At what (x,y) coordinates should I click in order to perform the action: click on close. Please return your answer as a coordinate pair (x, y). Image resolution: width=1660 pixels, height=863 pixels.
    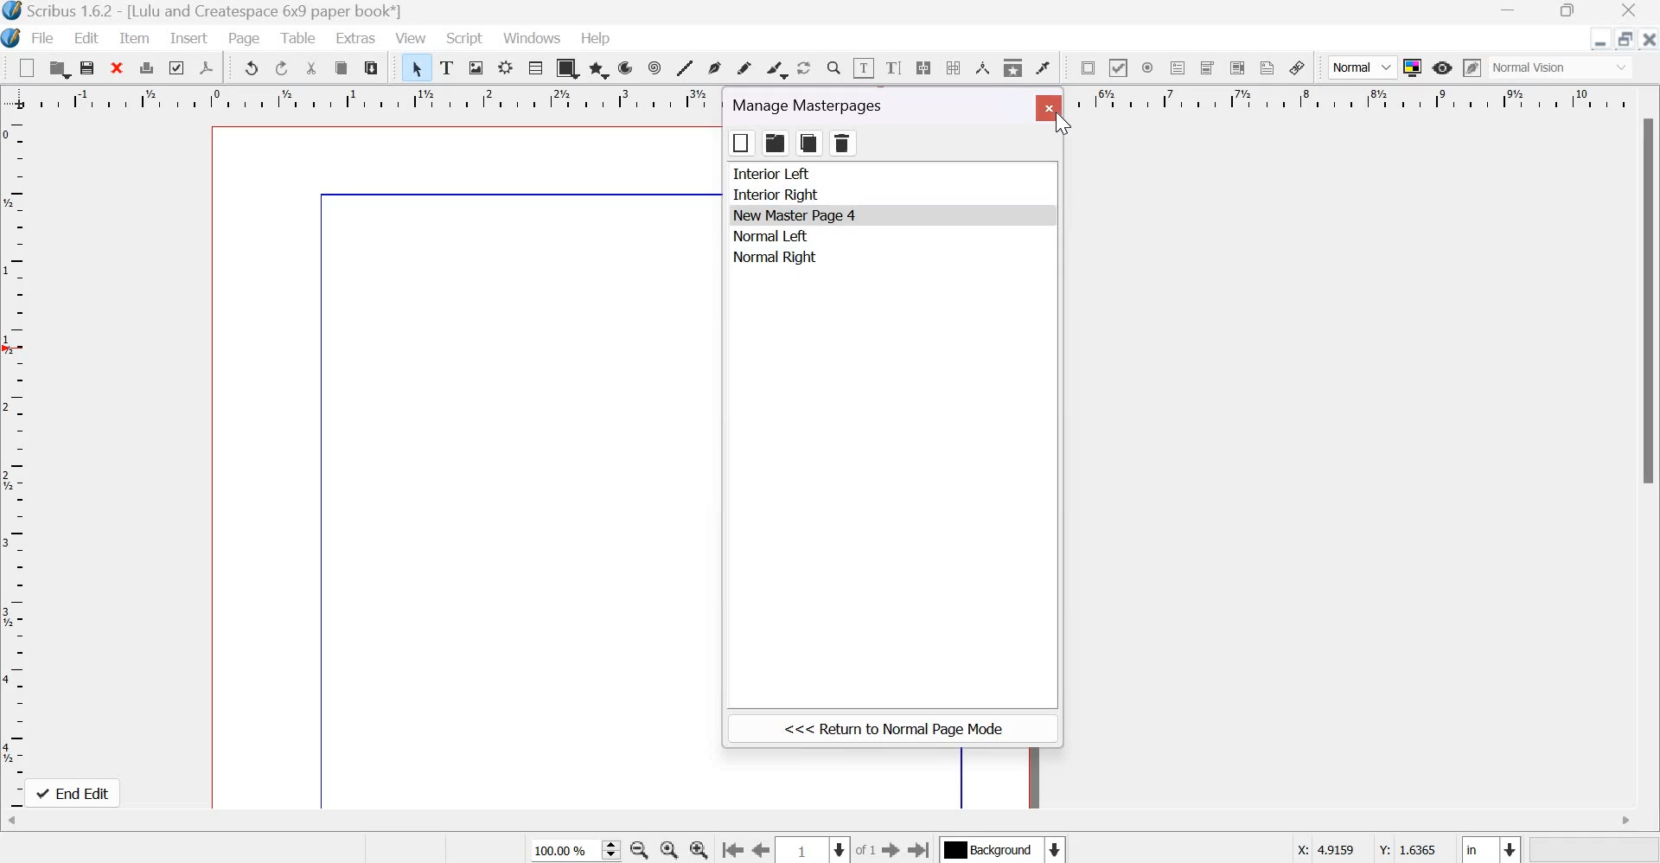
    Looking at the image, I should click on (1050, 108).